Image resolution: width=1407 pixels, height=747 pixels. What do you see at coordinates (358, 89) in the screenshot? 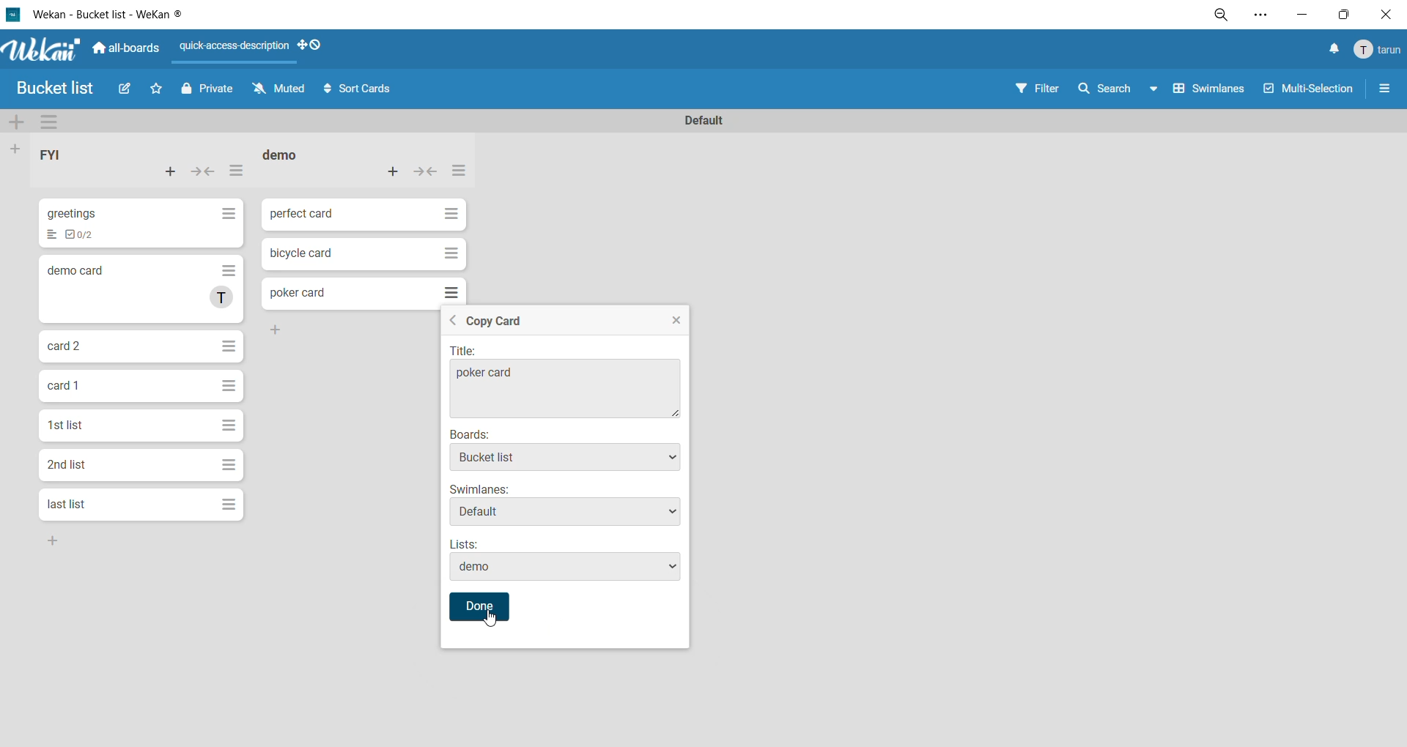
I see `sort cards` at bounding box center [358, 89].